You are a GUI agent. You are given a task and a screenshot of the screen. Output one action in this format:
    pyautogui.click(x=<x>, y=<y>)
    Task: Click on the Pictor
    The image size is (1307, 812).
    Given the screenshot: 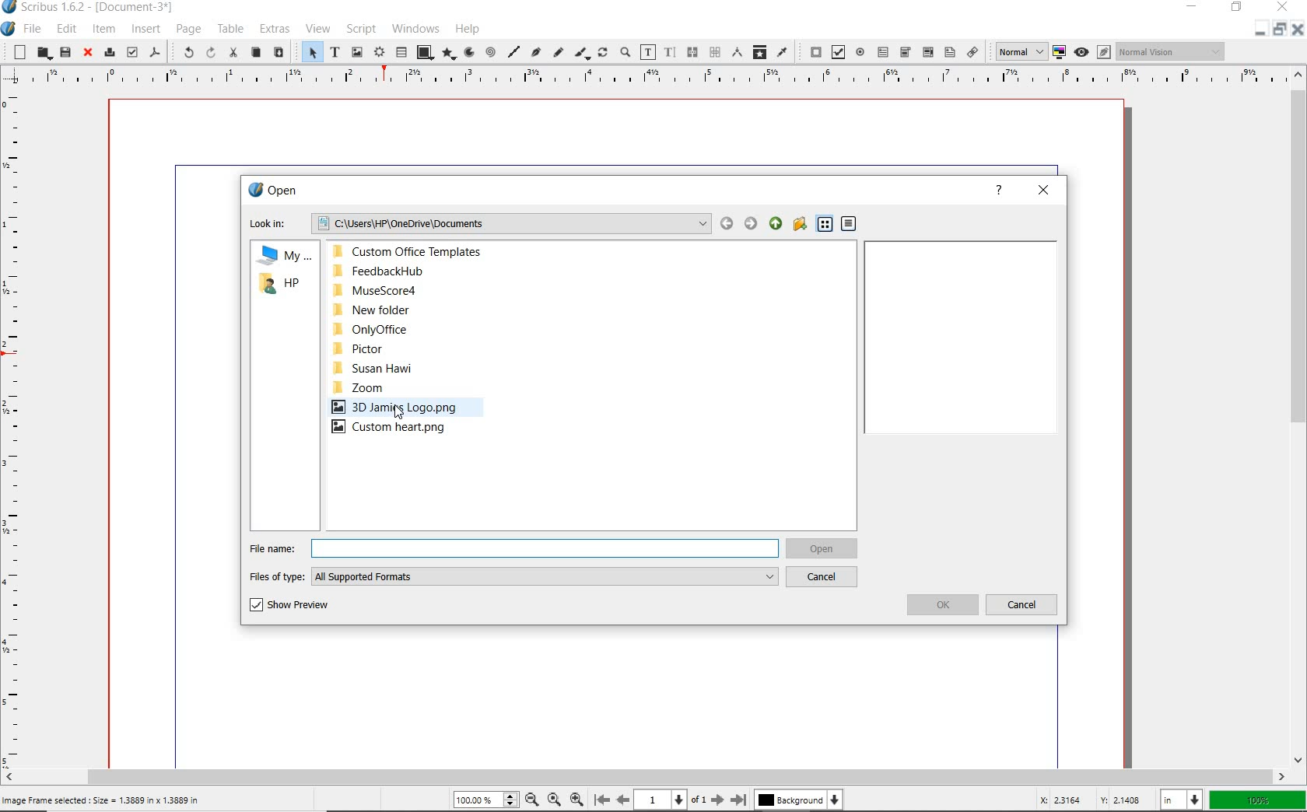 What is the action you would take?
    pyautogui.click(x=404, y=348)
    